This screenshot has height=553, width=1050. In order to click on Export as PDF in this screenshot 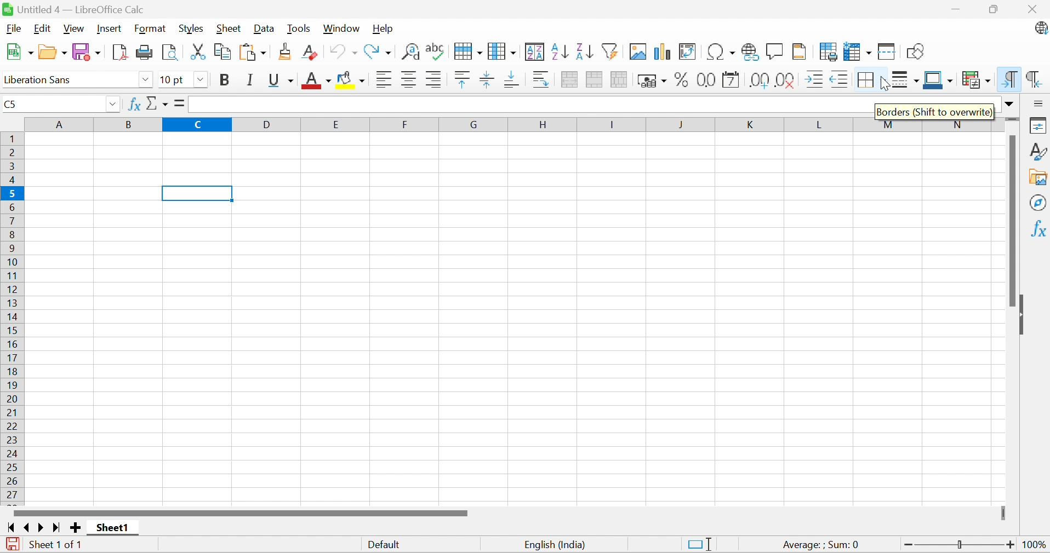, I will do `click(121, 52)`.